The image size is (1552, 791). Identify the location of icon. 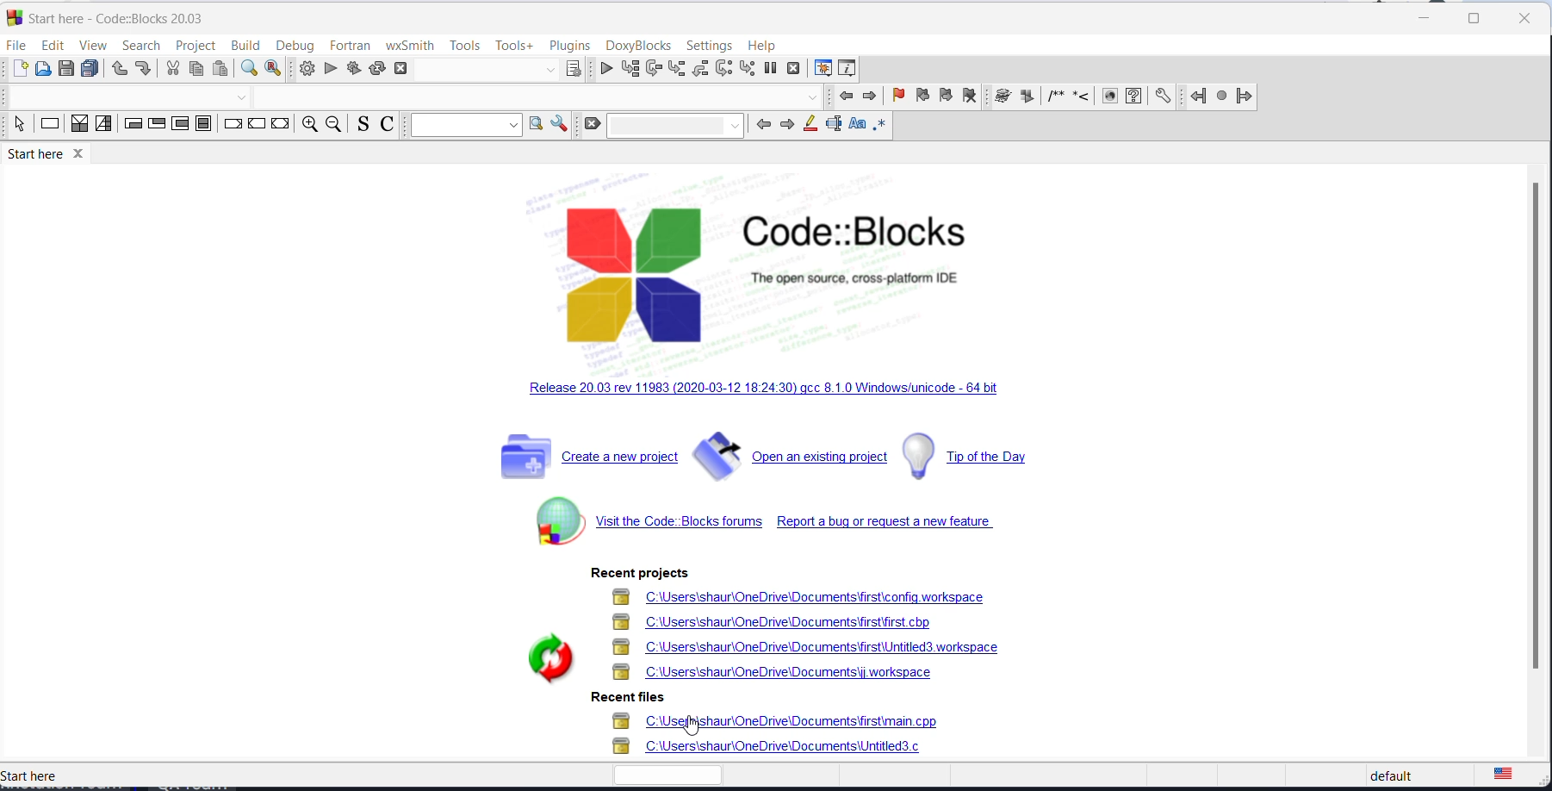
(1079, 99).